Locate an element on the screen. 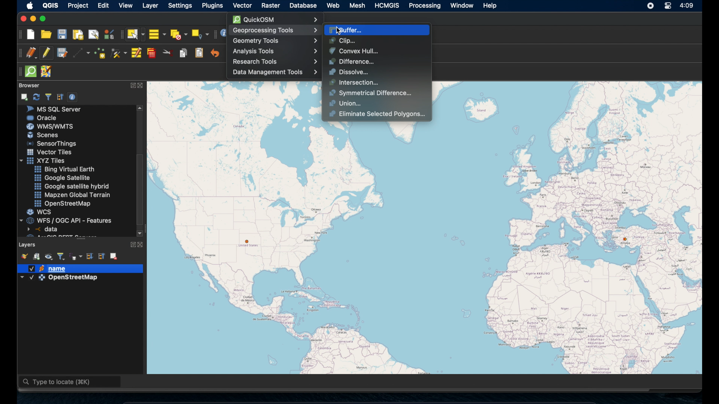  Difference... is located at coordinates (350, 61).